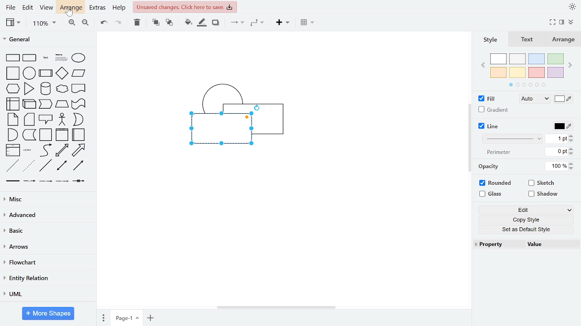 The image size is (581, 326). What do you see at coordinates (103, 316) in the screenshot?
I see `pages` at bounding box center [103, 316].